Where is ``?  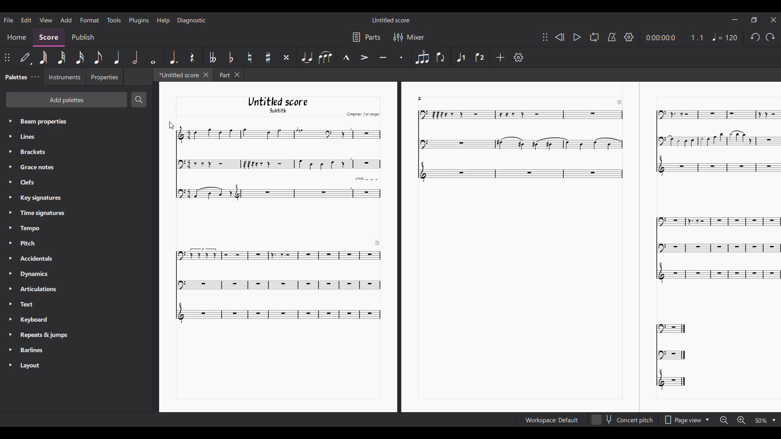  is located at coordinates (671, 328).